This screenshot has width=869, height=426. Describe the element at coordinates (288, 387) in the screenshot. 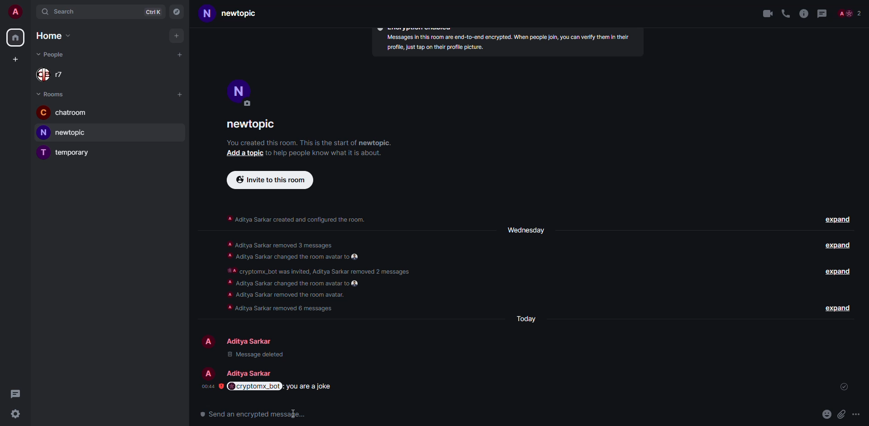

I see `mention joke` at that location.